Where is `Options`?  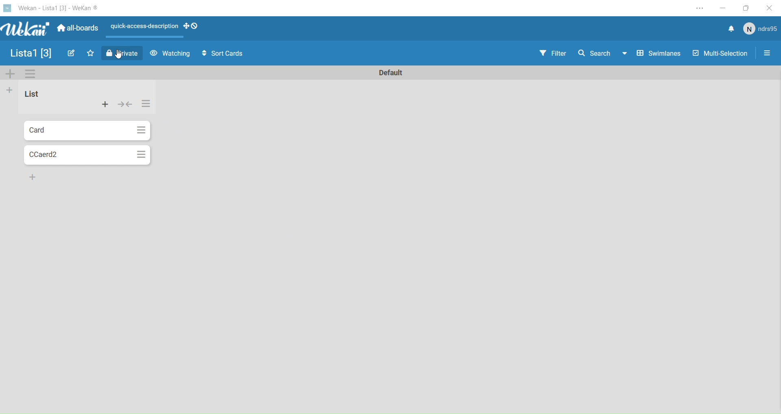
Options is located at coordinates (768, 52).